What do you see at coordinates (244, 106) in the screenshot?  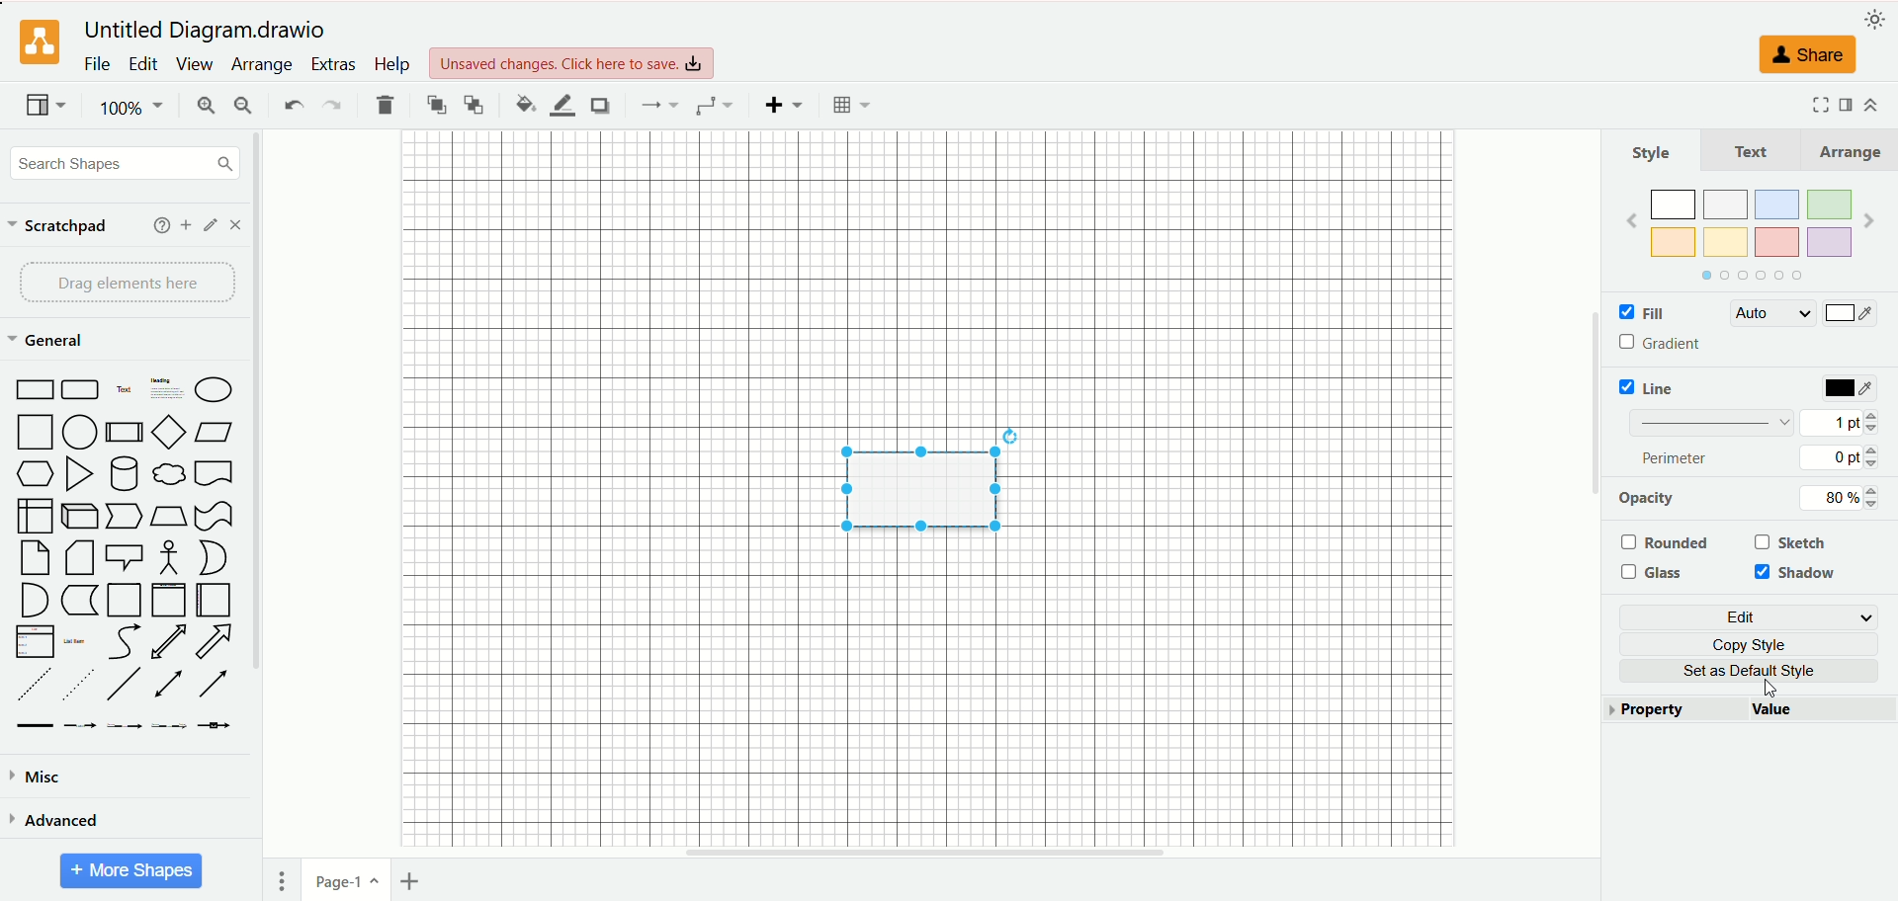 I see `zoom out` at bounding box center [244, 106].